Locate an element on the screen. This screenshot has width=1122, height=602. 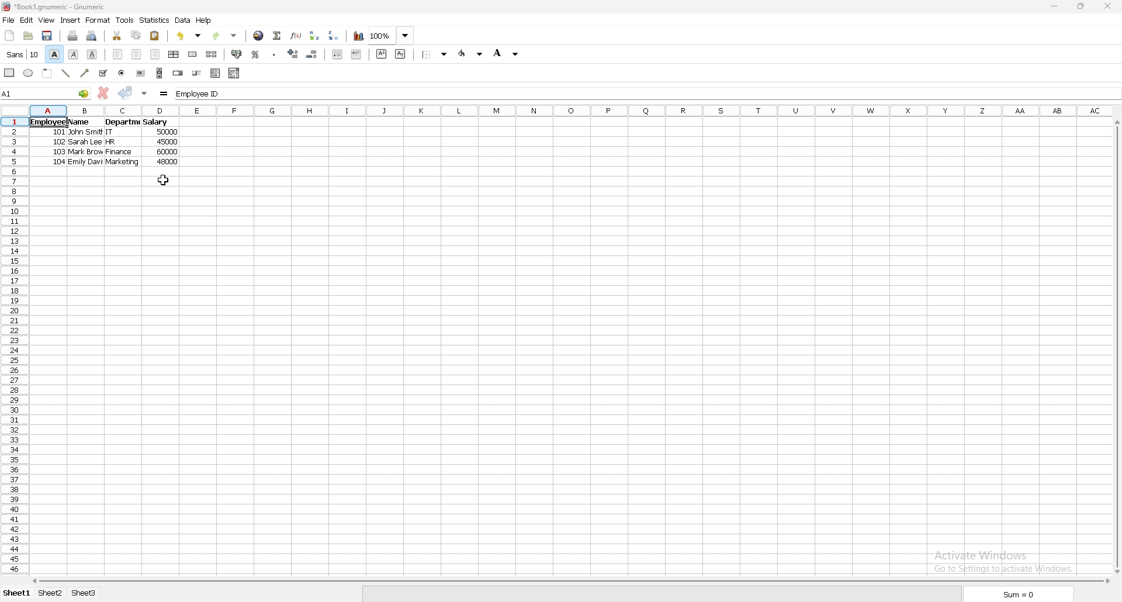
frame is located at coordinates (47, 73).